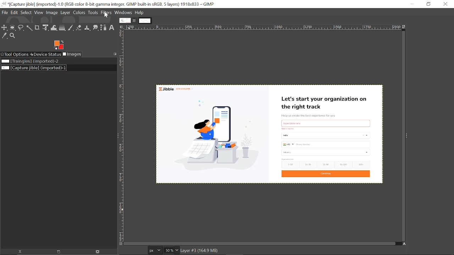  I want to click on Tool options, so click(15, 54).